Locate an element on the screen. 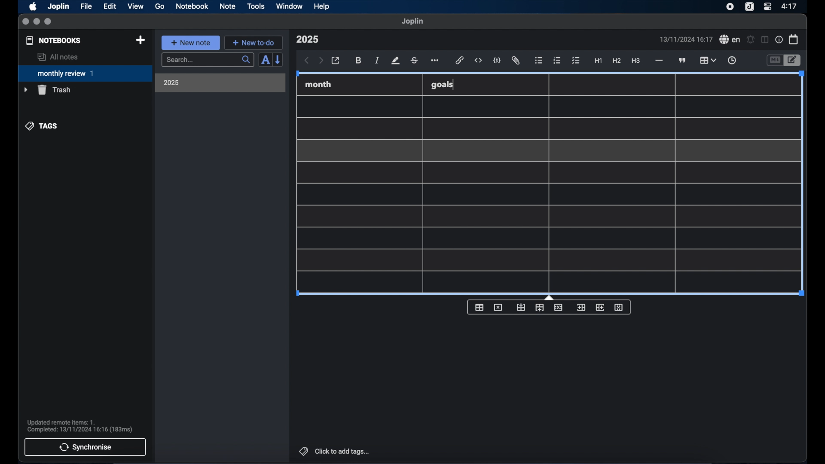 Image resolution: width=825 pixels, height=464 pixels. insert row after is located at coordinates (540, 308).